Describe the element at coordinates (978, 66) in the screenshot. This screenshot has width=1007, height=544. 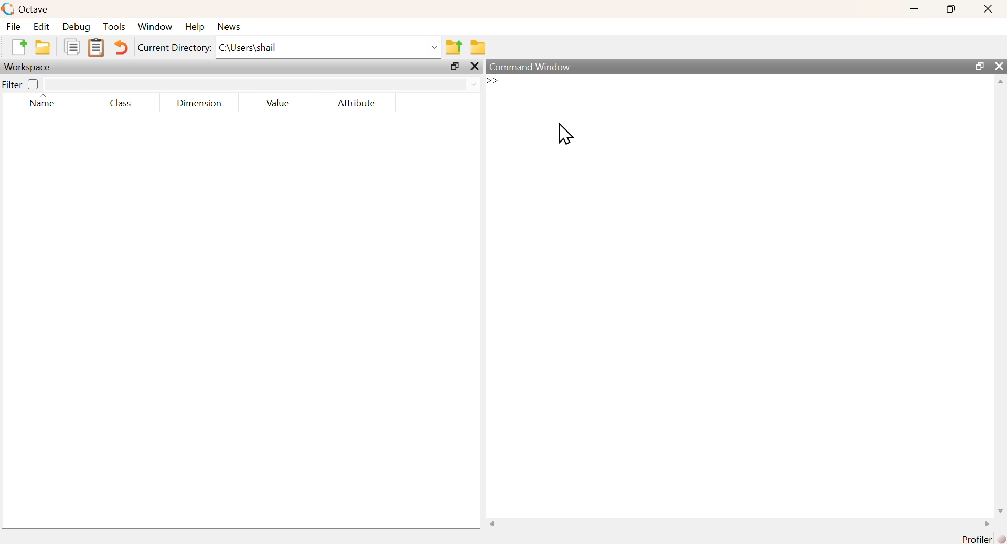
I see `maximize` at that location.